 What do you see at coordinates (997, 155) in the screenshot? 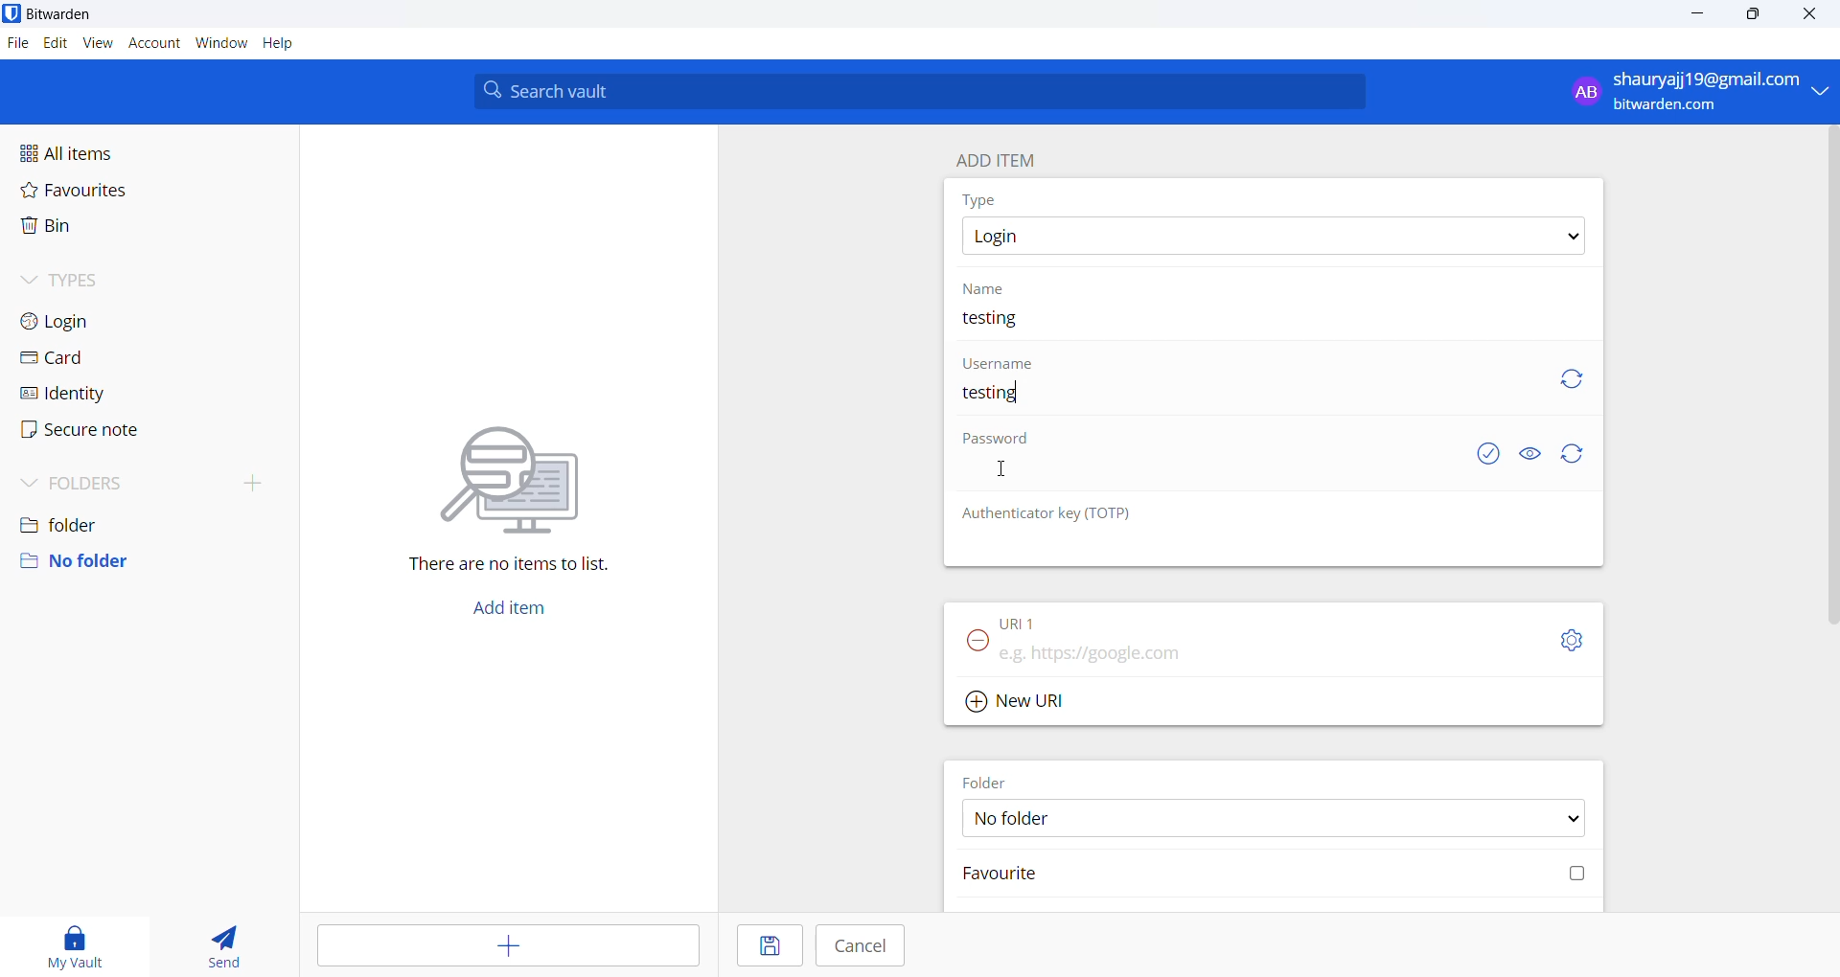
I see `add item heading` at bounding box center [997, 155].